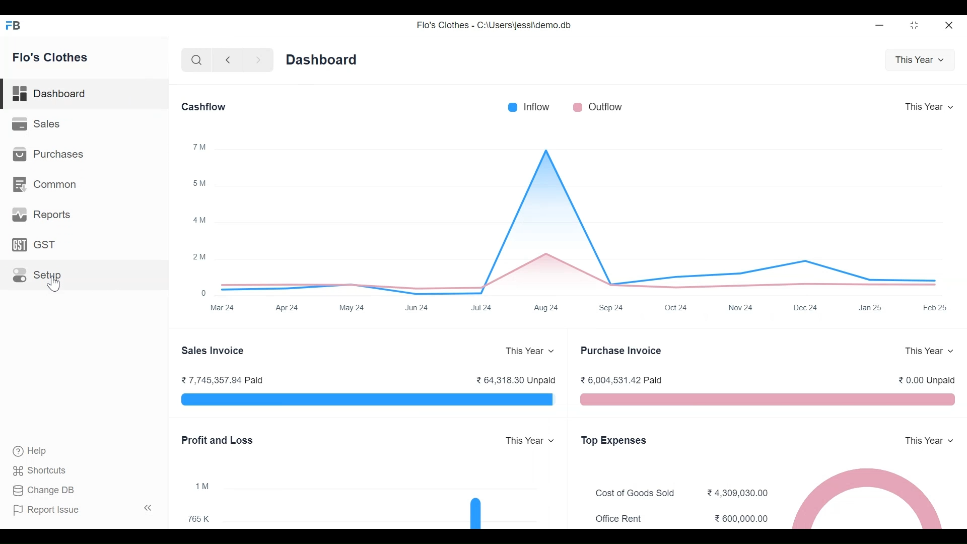 The image size is (967, 544). What do you see at coordinates (287, 308) in the screenshot?
I see `apr 24` at bounding box center [287, 308].